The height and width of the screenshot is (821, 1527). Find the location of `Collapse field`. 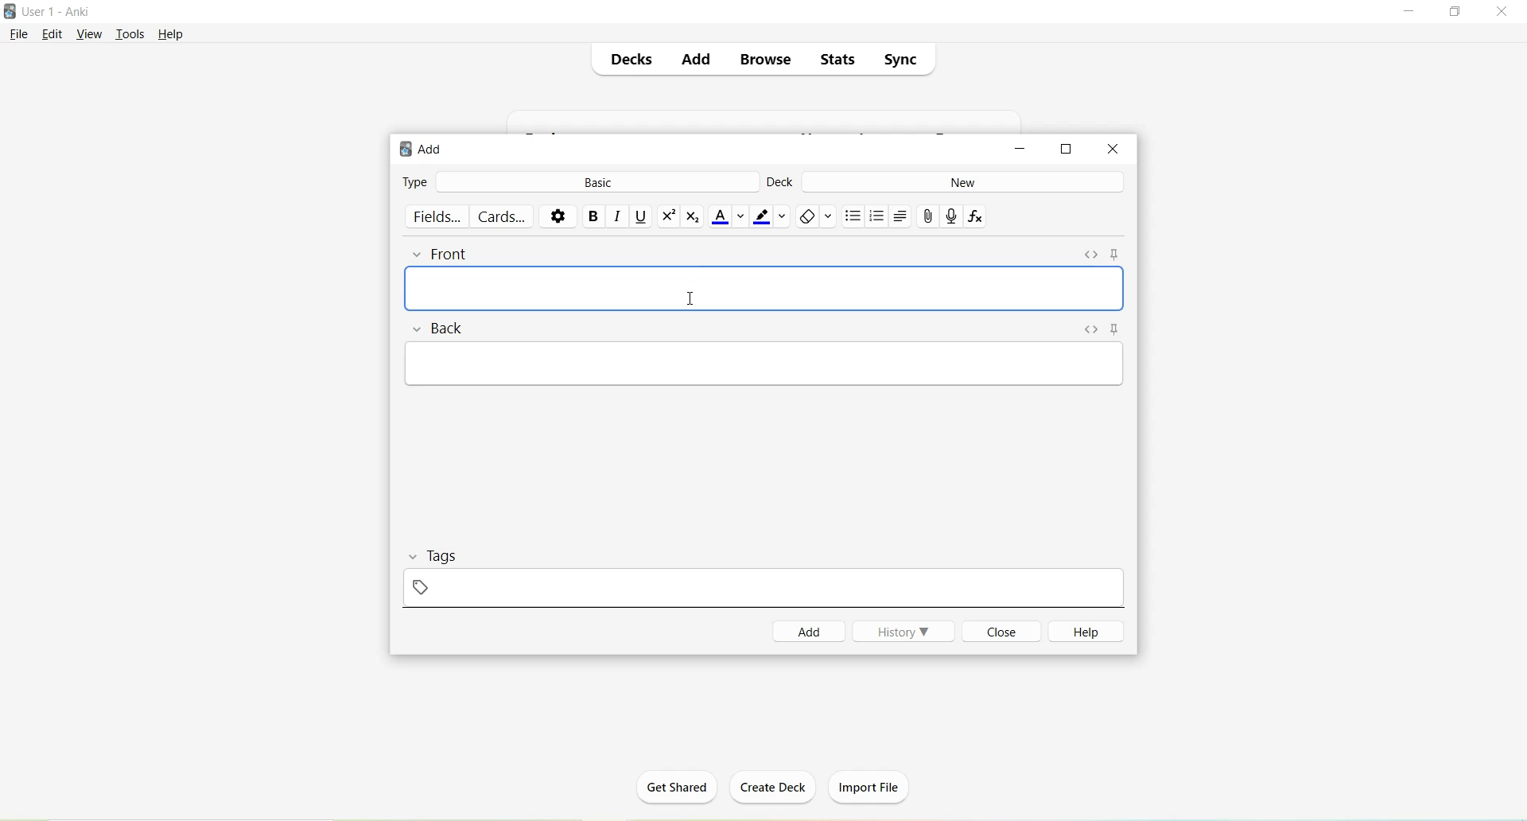

Collapse field is located at coordinates (420, 256).